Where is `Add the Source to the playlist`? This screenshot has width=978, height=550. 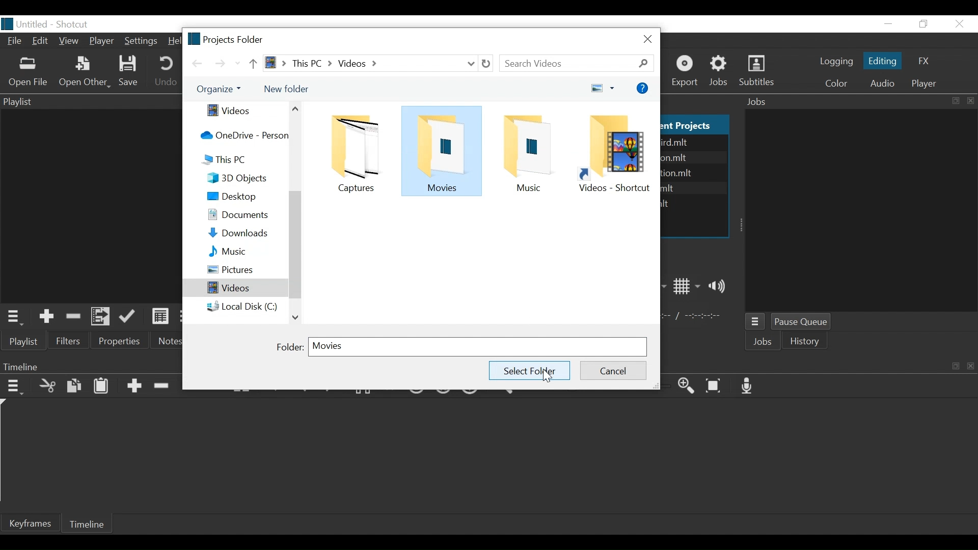 Add the Source to the playlist is located at coordinates (46, 316).